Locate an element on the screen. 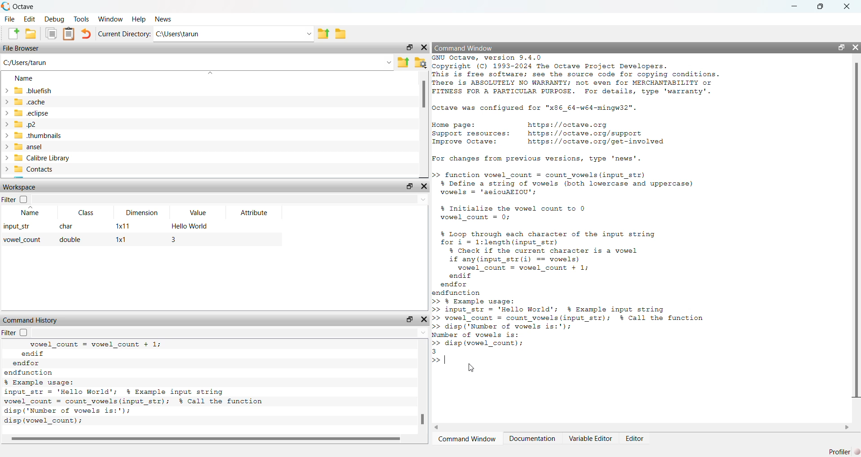  vertical scroll bar is located at coordinates (424, 387).